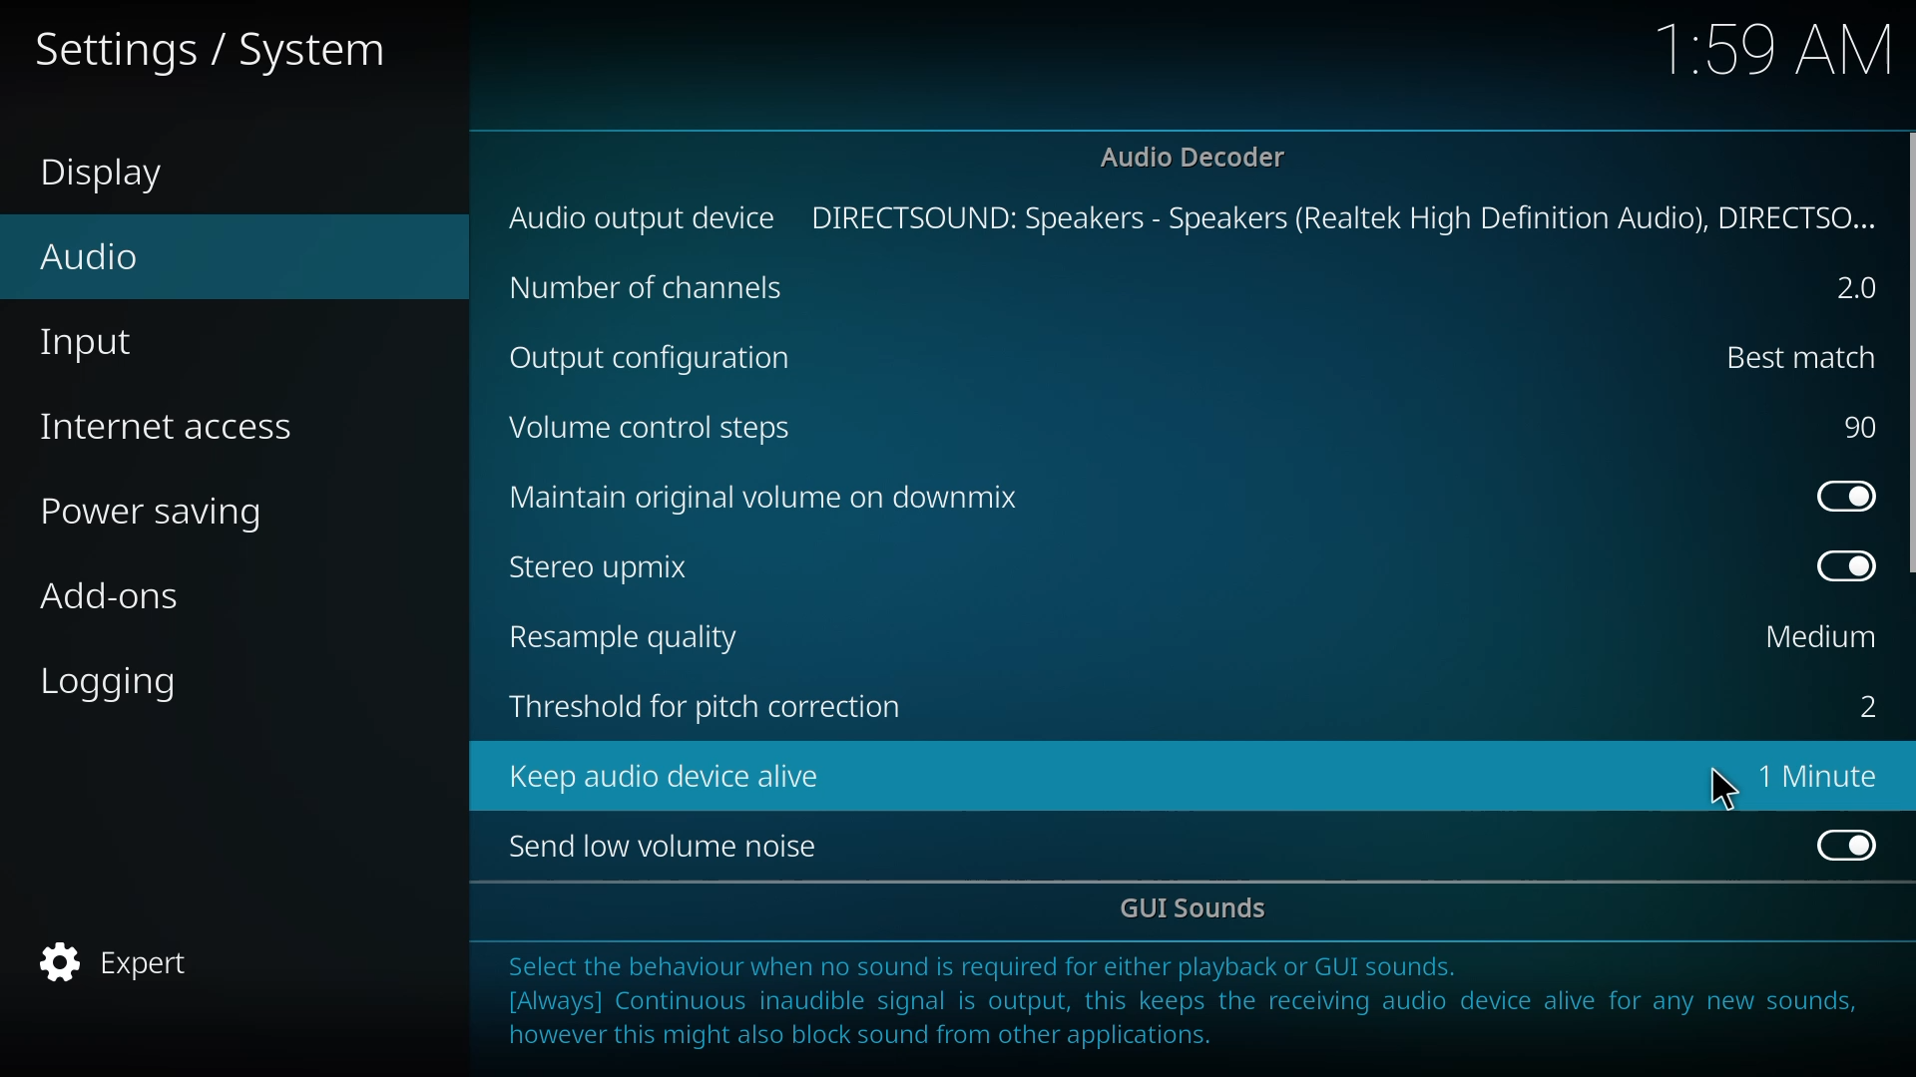  Describe the element at coordinates (644, 217) in the screenshot. I see `audio output device` at that location.